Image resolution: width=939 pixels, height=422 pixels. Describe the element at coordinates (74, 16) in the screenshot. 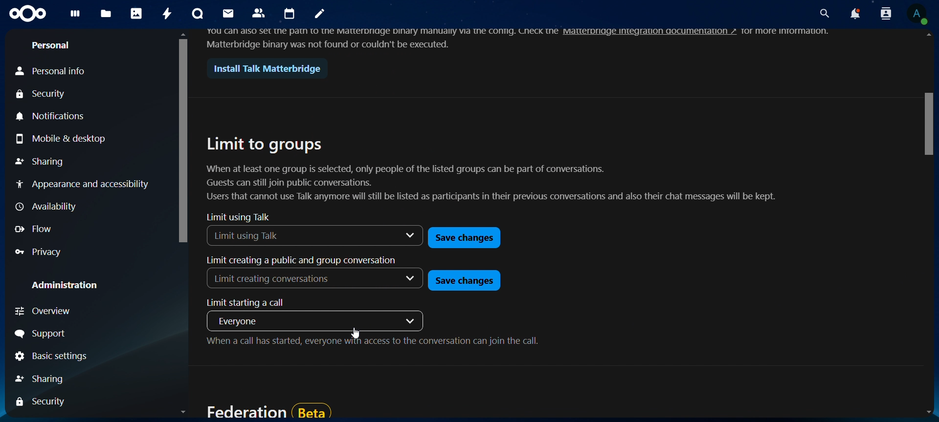

I see `dashboard` at that location.